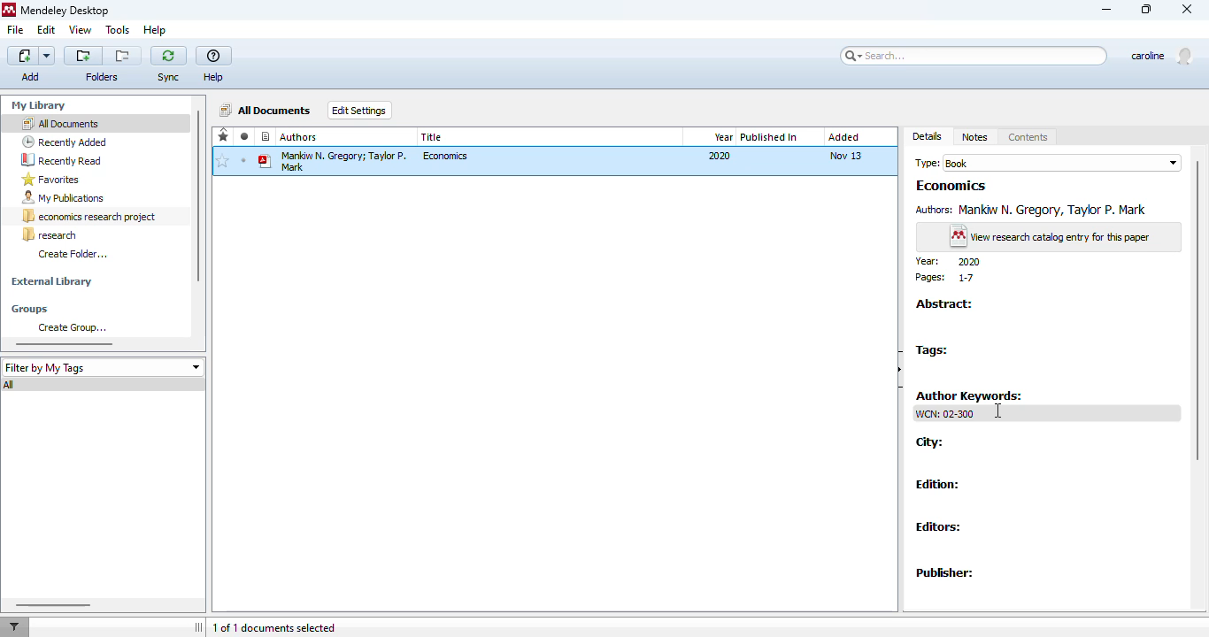  What do you see at coordinates (12, 385) in the screenshot?
I see `all` at bounding box center [12, 385].